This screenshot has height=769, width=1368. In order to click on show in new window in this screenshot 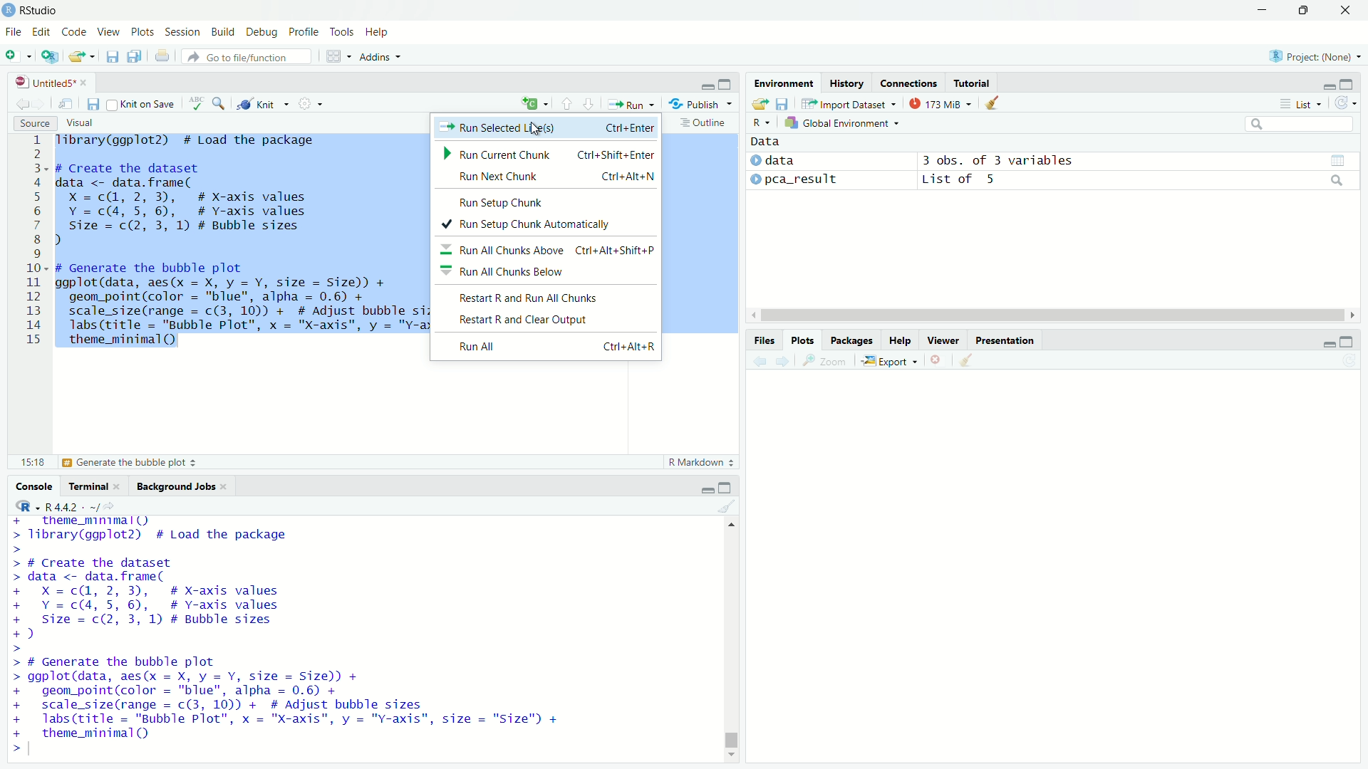, I will do `click(67, 104)`.